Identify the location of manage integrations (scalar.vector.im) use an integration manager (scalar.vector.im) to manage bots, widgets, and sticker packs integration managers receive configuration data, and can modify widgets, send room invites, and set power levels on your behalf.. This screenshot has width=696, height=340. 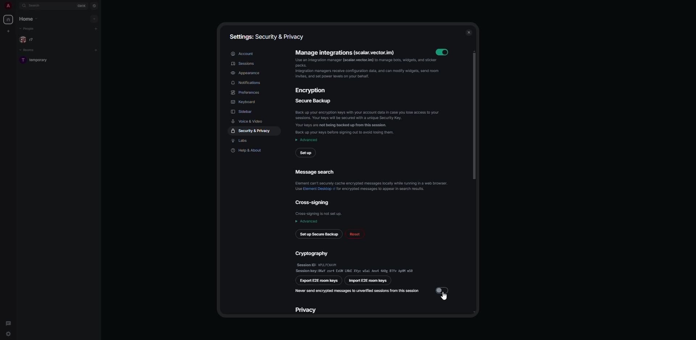
(363, 67).